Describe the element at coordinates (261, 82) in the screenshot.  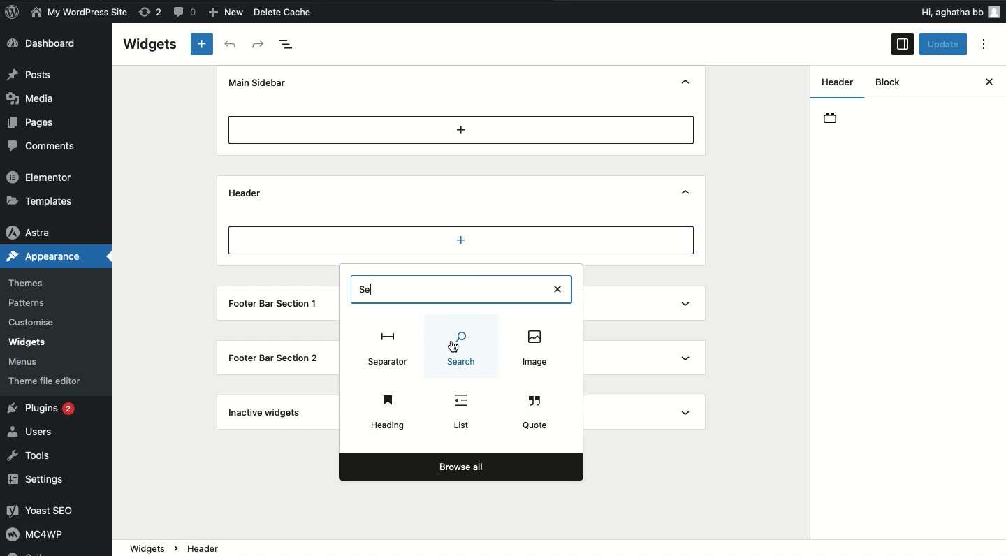
I see `Main sidebar` at that location.